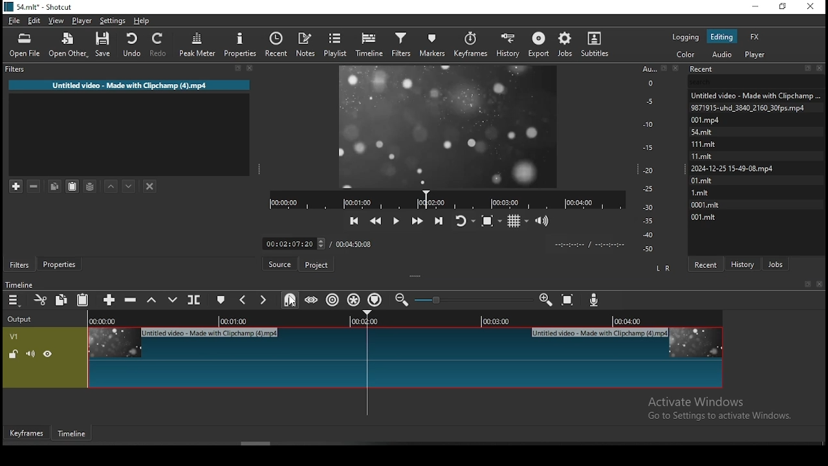 The width and height of the screenshot is (828, 466). What do you see at coordinates (757, 53) in the screenshot?
I see `Player` at bounding box center [757, 53].